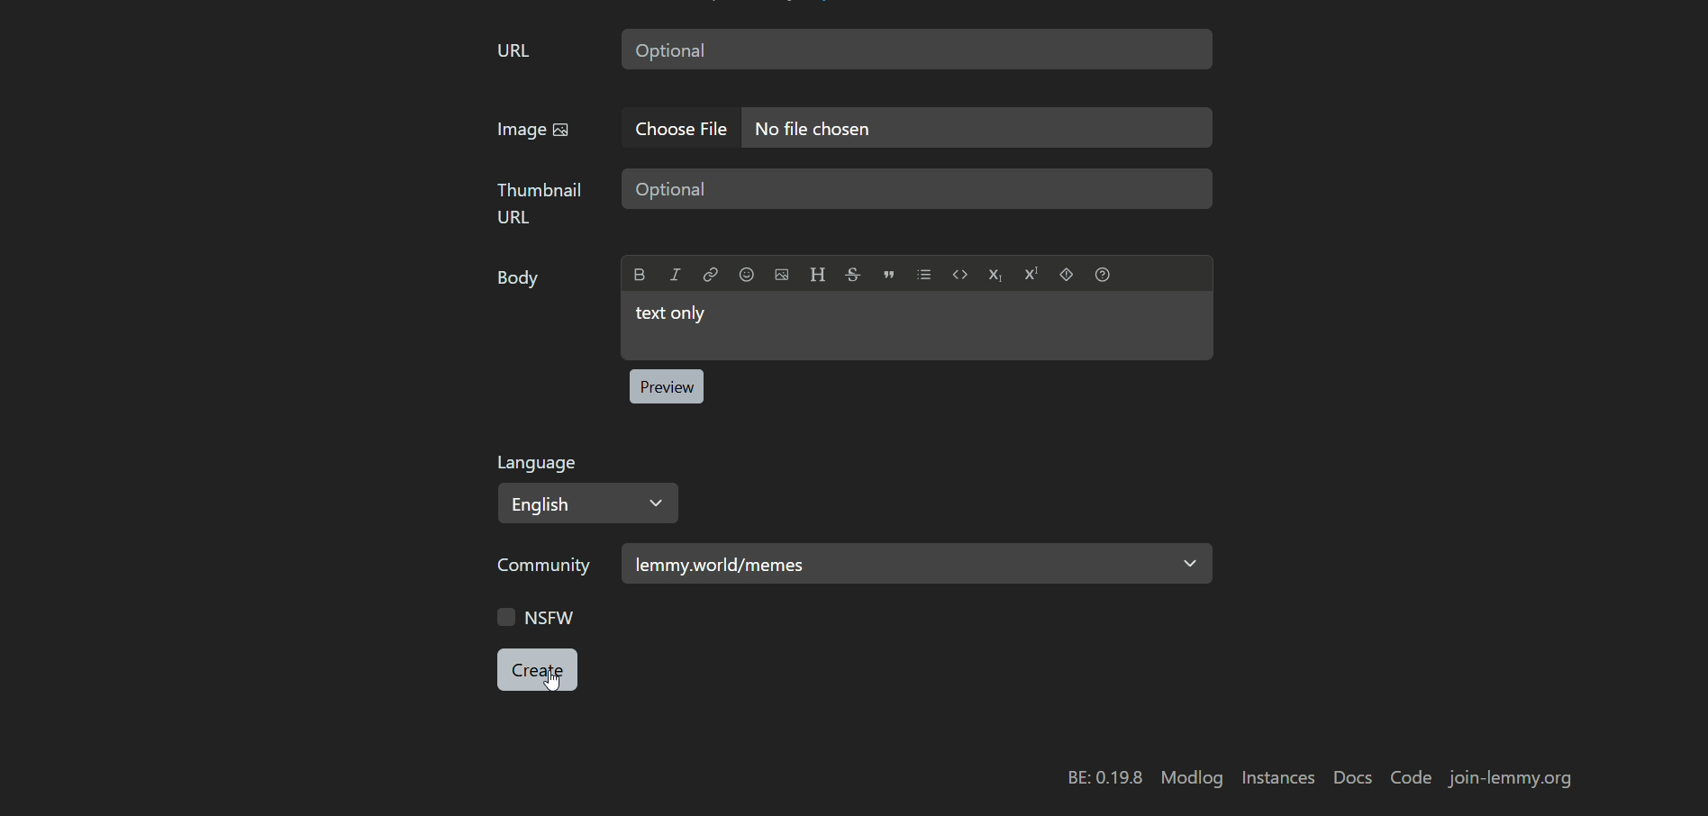  I want to click on Link, so click(710, 274).